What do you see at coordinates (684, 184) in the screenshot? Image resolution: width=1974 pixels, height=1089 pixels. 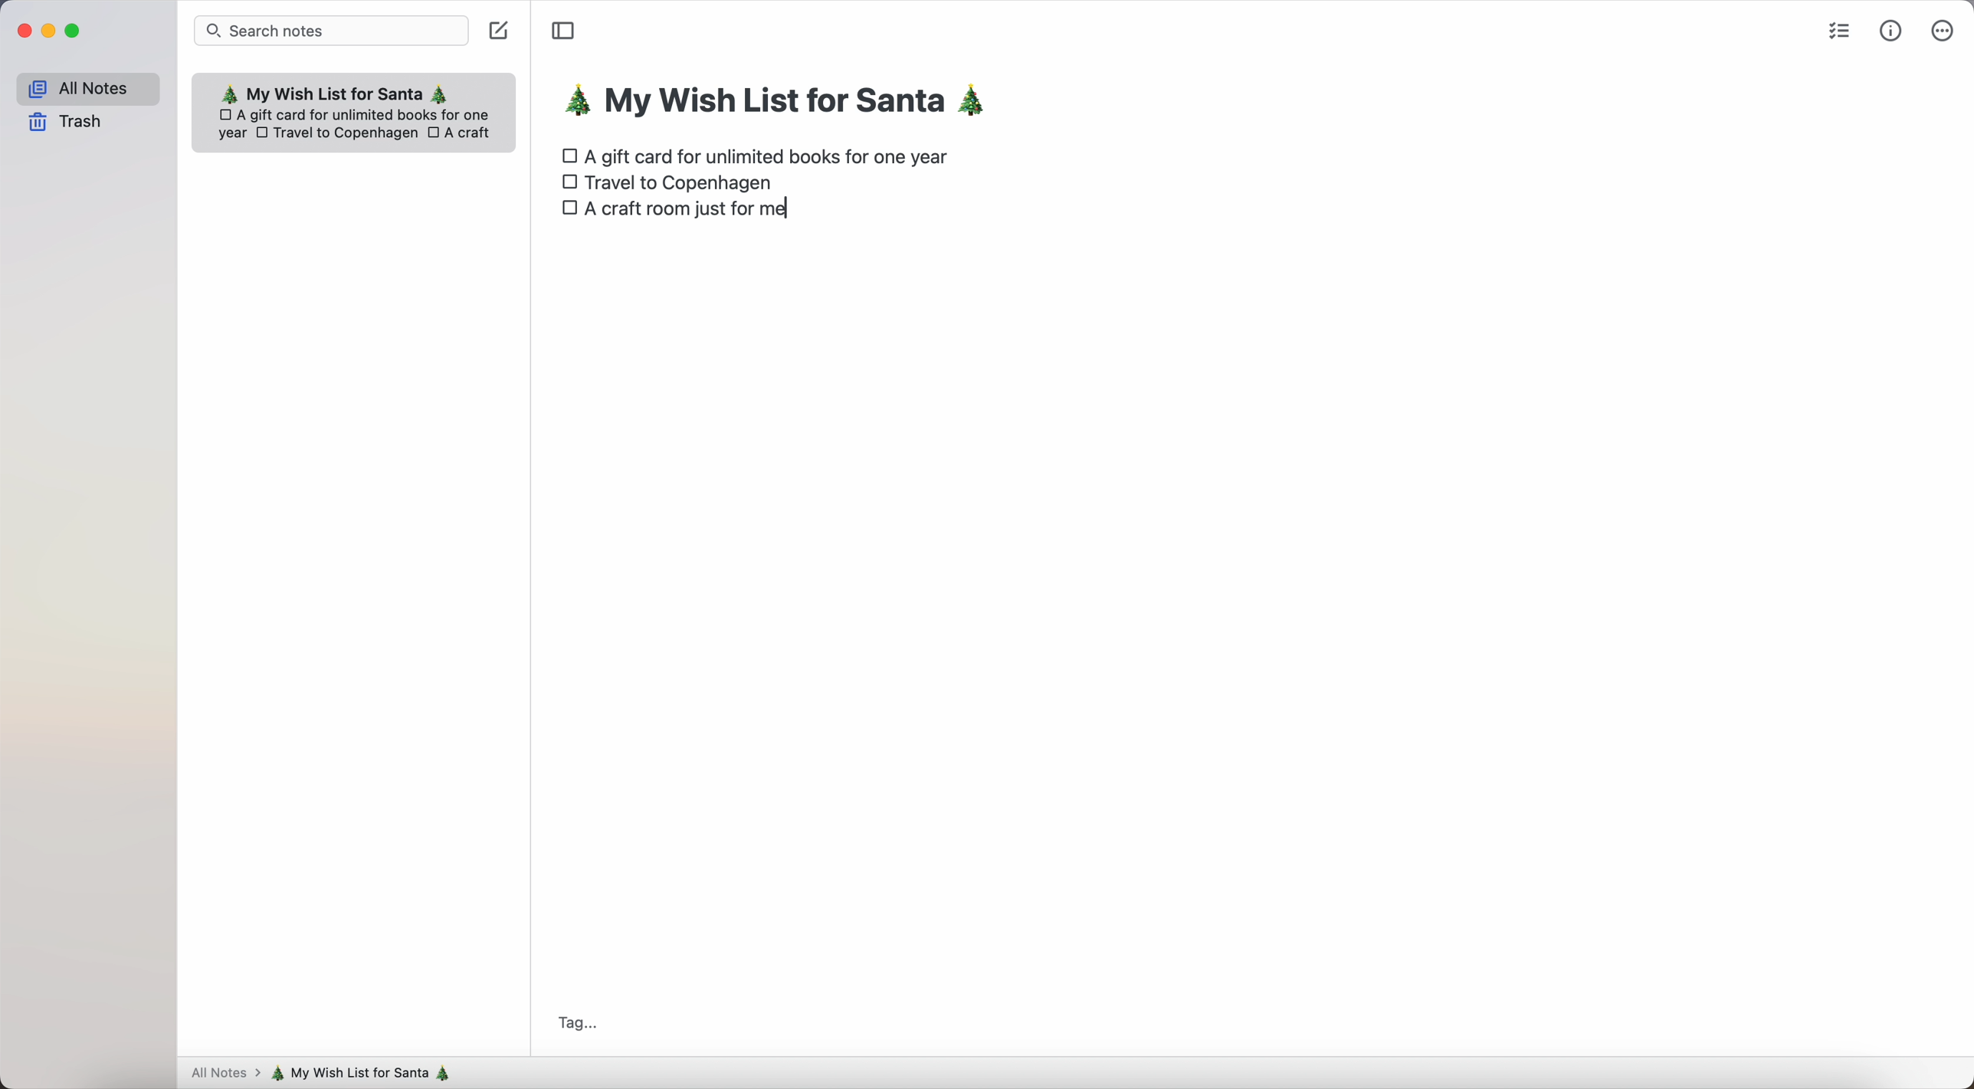 I see `Travel to Copenhagen` at bounding box center [684, 184].